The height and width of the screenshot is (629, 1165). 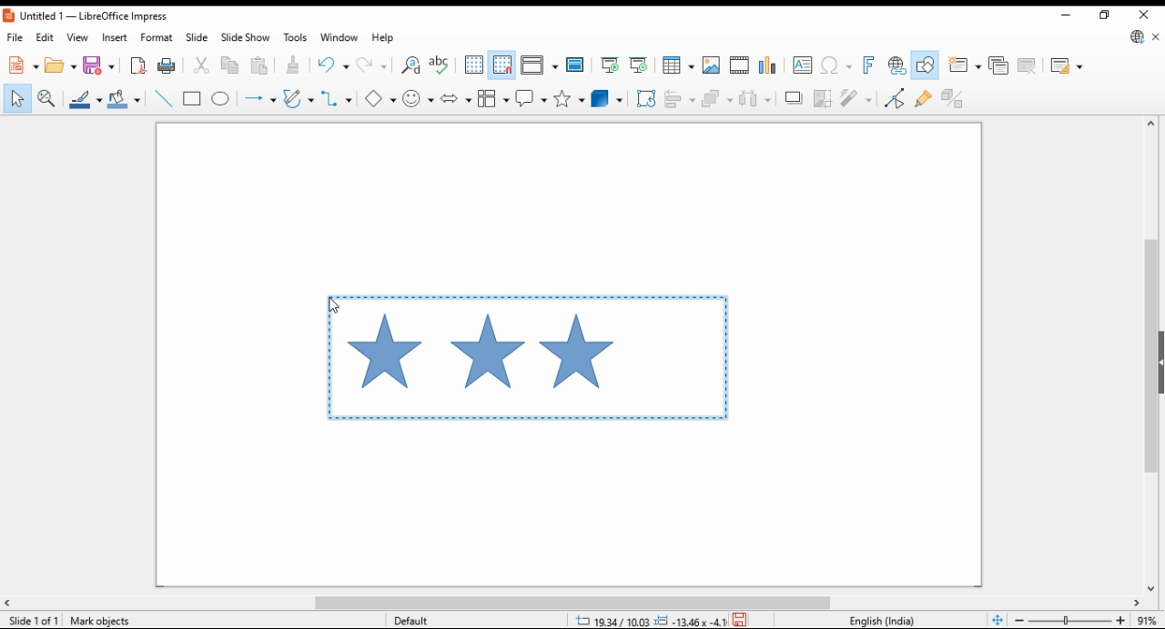 What do you see at coordinates (36, 618) in the screenshot?
I see `slide info` at bounding box center [36, 618].